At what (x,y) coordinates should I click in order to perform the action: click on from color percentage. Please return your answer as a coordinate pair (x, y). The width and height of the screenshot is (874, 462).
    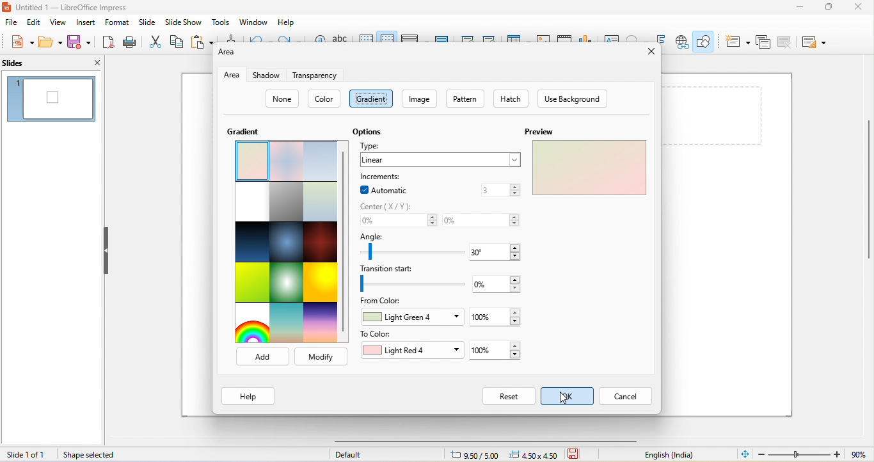
    Looking at the image, I should click on (482, 318).